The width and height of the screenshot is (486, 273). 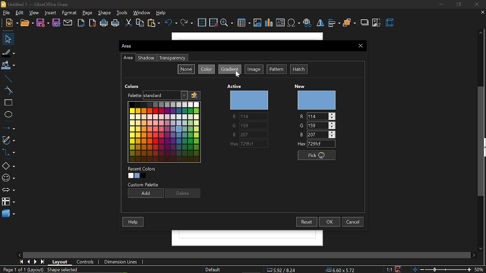 I want to click on next page, so click(x=36, y=261).